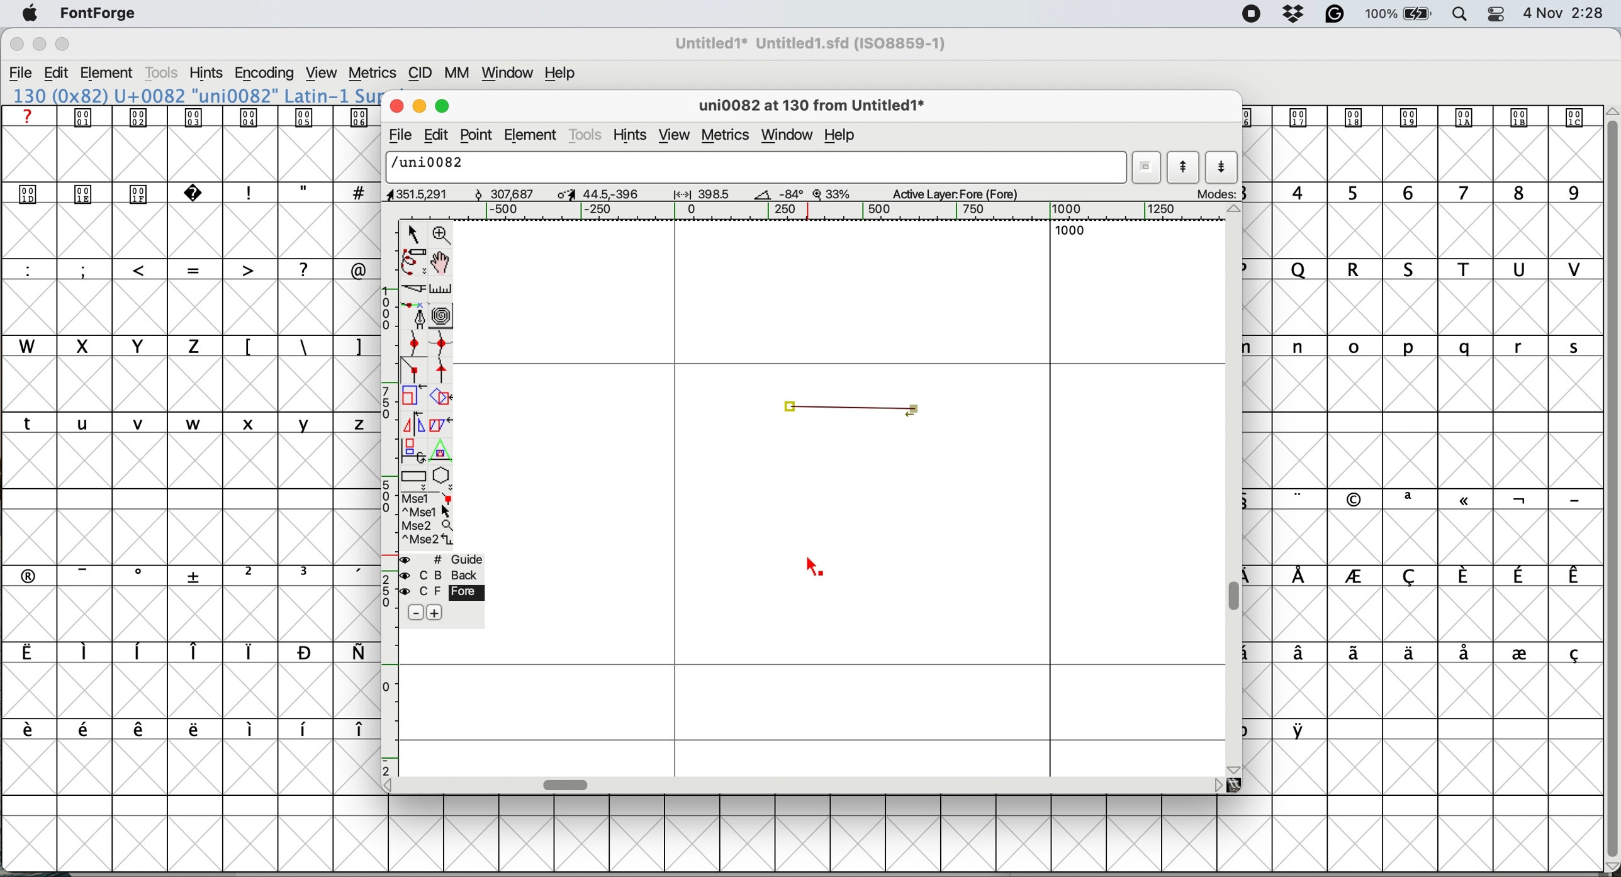 This screenshot has width=1621, height=877. Describe the element at coordinates (675, 136) in the screenshot. I see `view` at that location.